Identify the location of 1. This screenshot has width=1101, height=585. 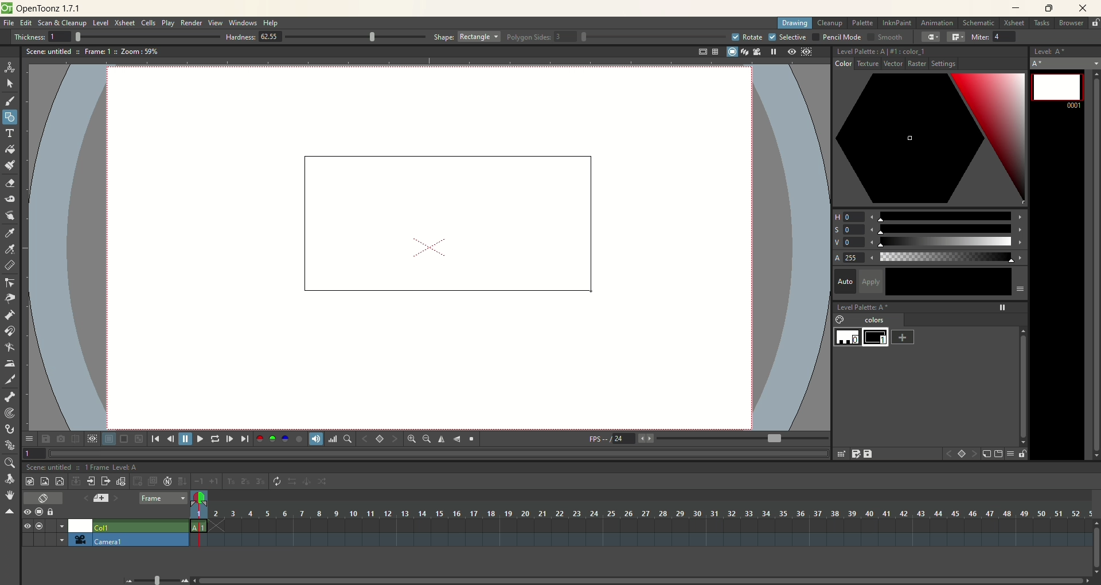
(34, 453).